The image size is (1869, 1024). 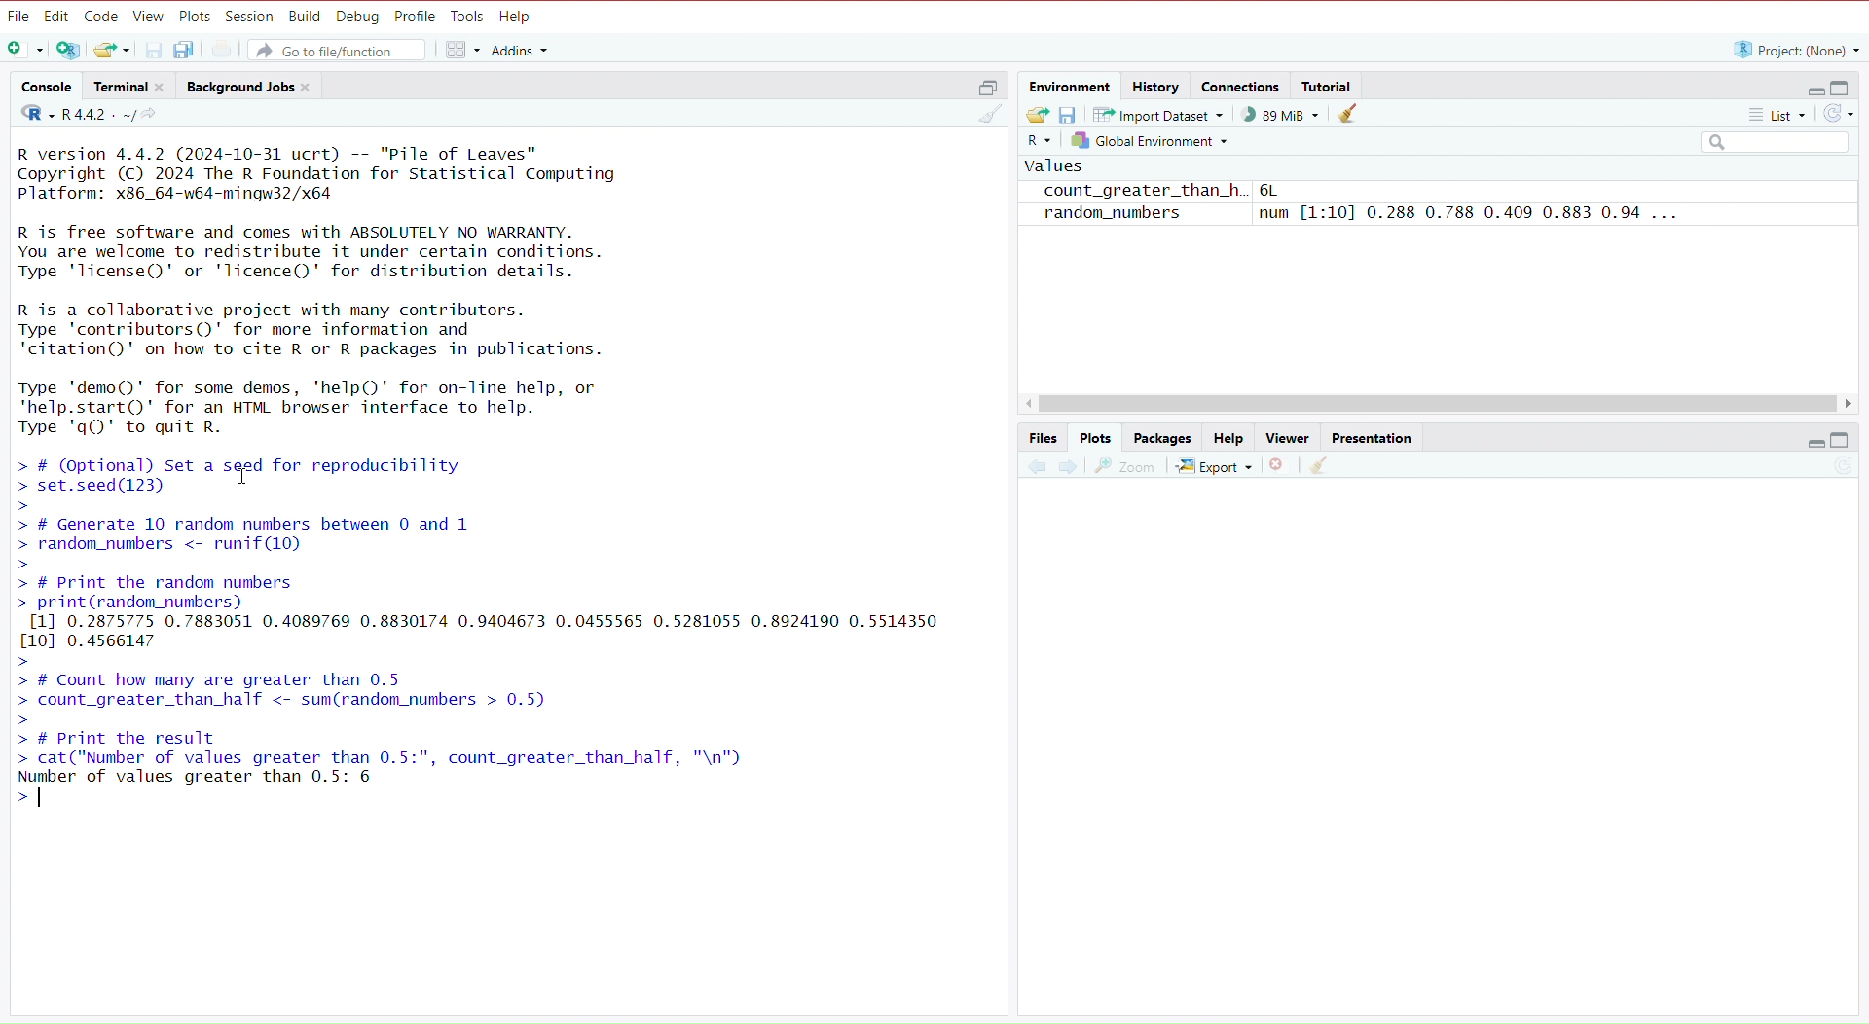 I want to click on Session, so click(x=250, y=17).